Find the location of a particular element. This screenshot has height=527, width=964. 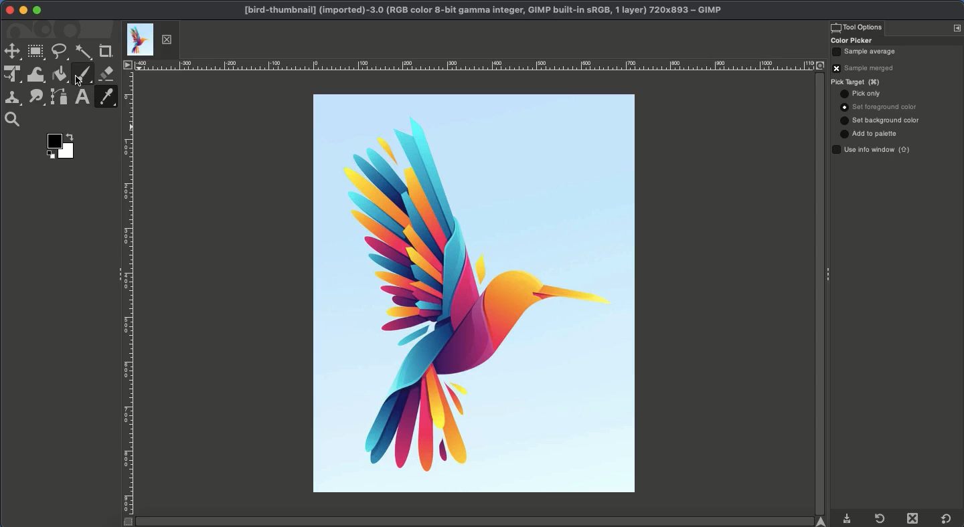

Pick only is located at coordinates (862, 94).